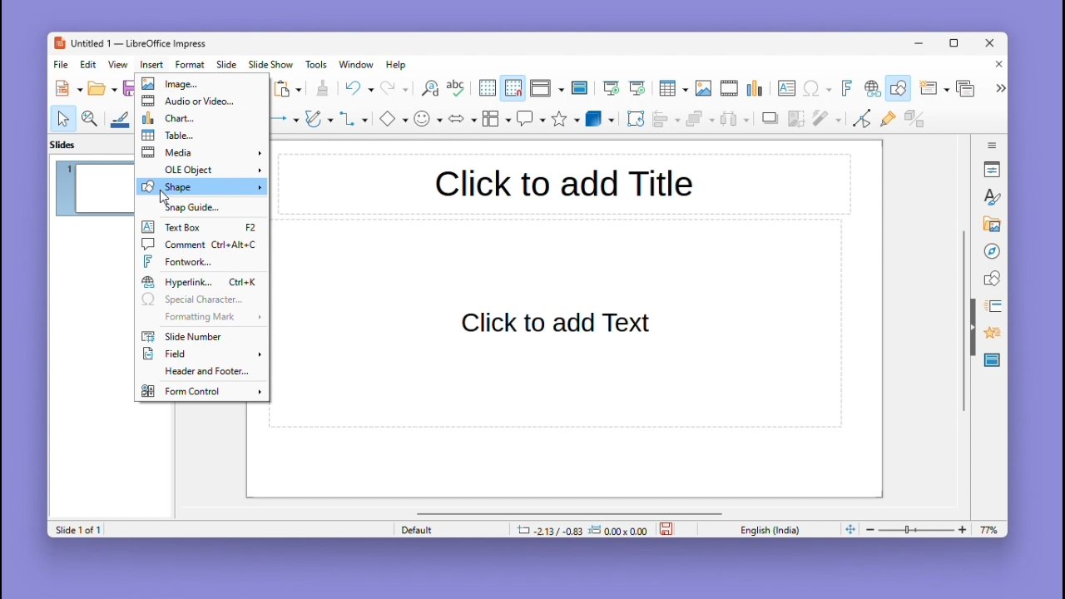 The width and height of the screenshot is (1065, 599). I want to click on Text box, so click(786, 88).